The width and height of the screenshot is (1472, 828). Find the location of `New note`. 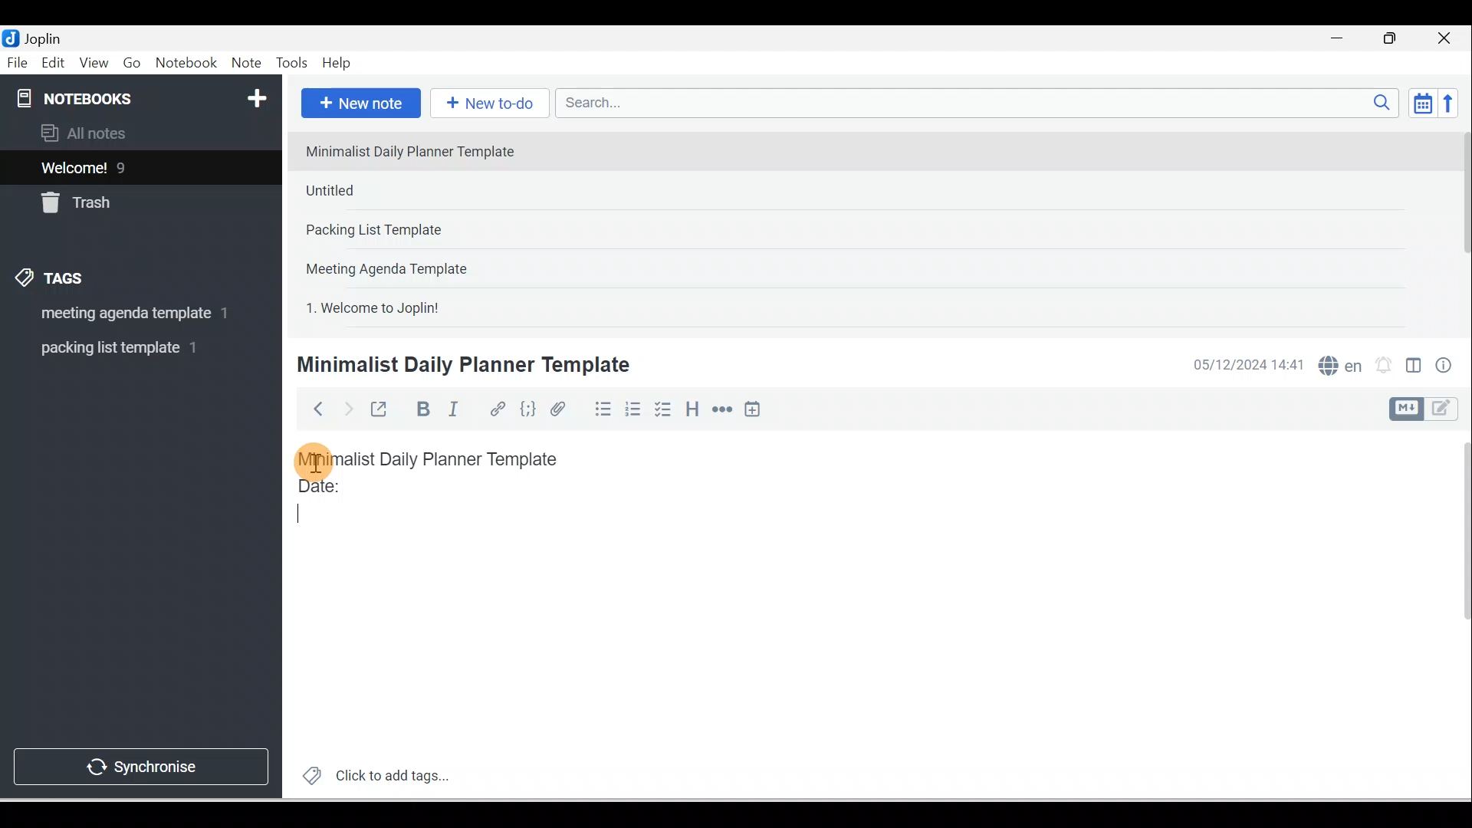

New note is located at coordinates (358, 104).